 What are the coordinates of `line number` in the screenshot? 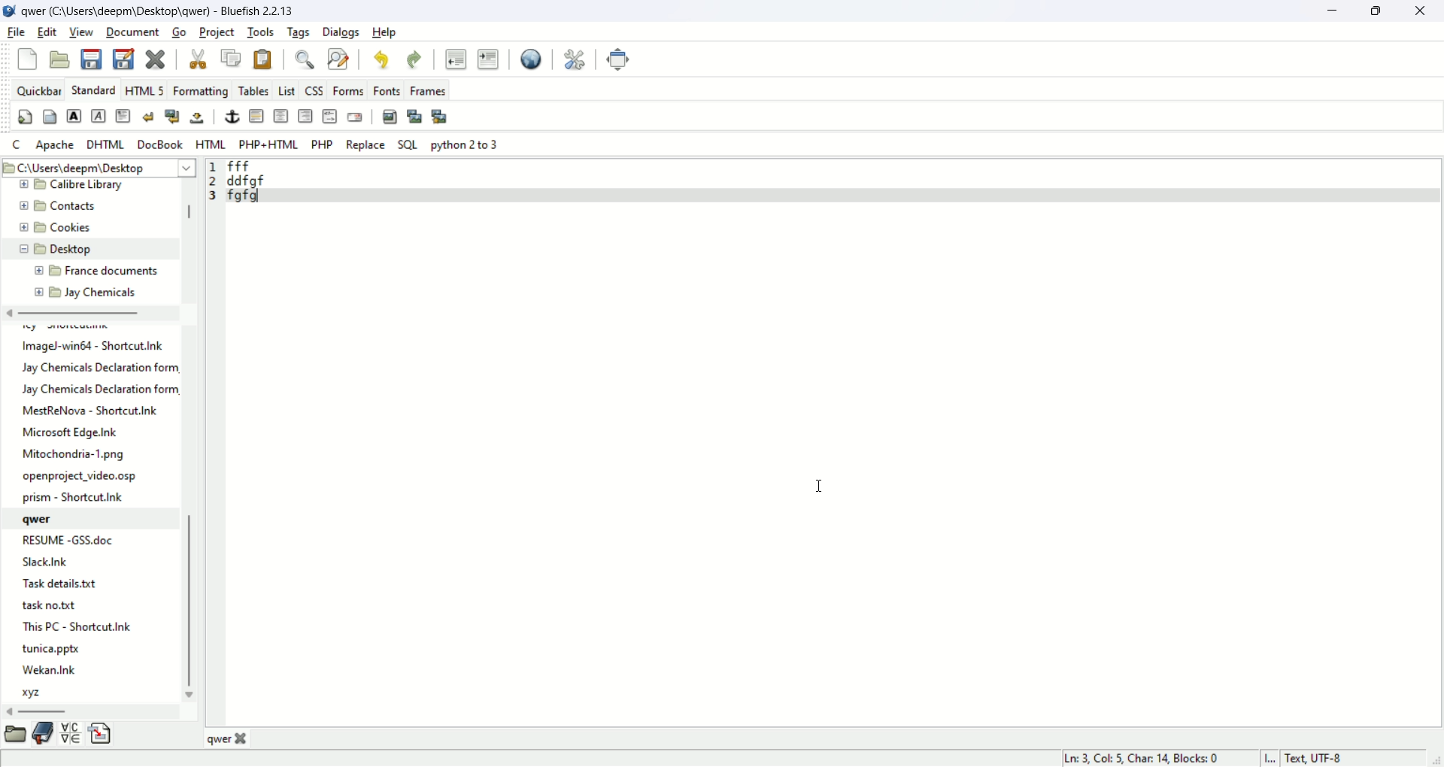 It's located at (214, 192).